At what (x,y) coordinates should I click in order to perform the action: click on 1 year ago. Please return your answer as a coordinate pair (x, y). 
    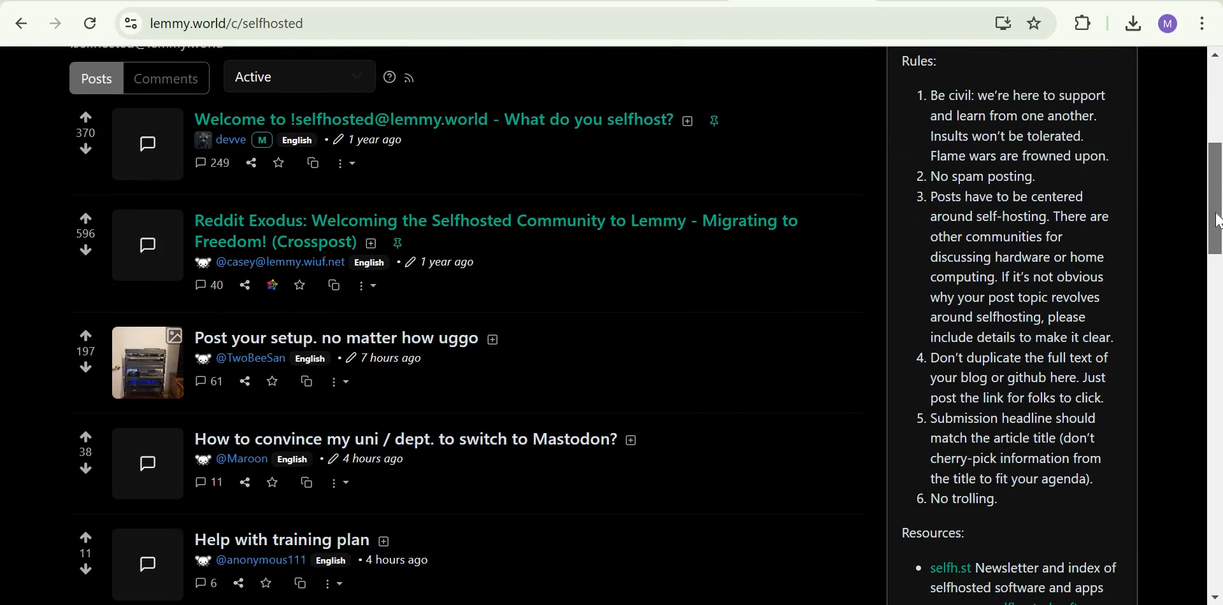
    Looking at the image, I should click on (372, 139).